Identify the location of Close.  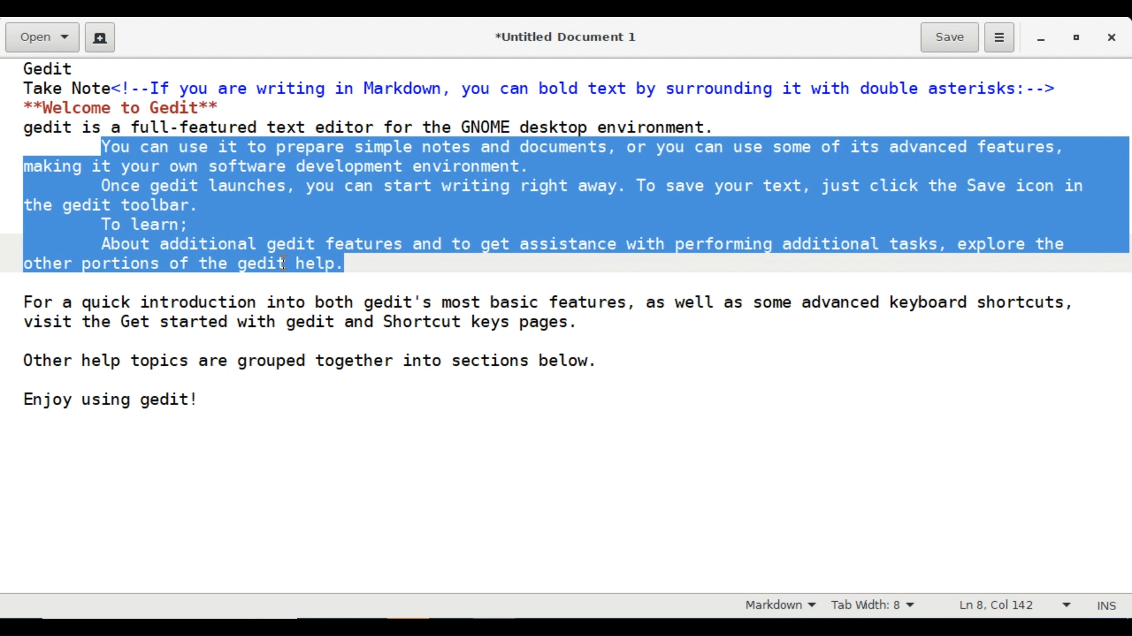
(1114, 37).